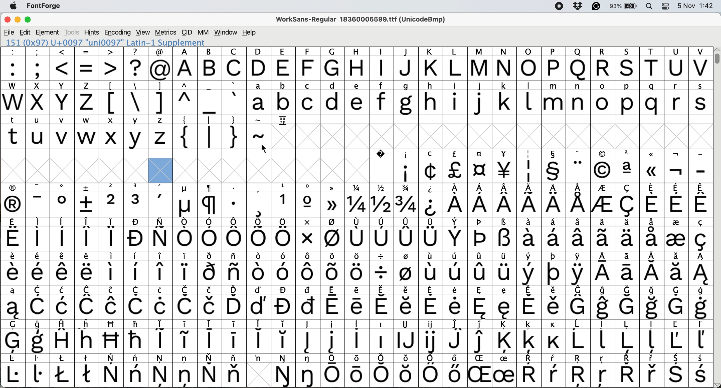 Image resolution: width=721 pixels, height=388 pixels. What do you see at coordinates (135, 98) in the screenshot?
I see `\` at bounding box center [135, 98].